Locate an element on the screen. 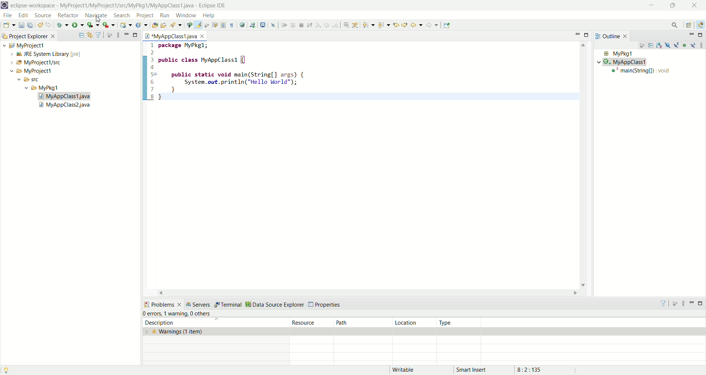  back is located at coordinates (417, 25).